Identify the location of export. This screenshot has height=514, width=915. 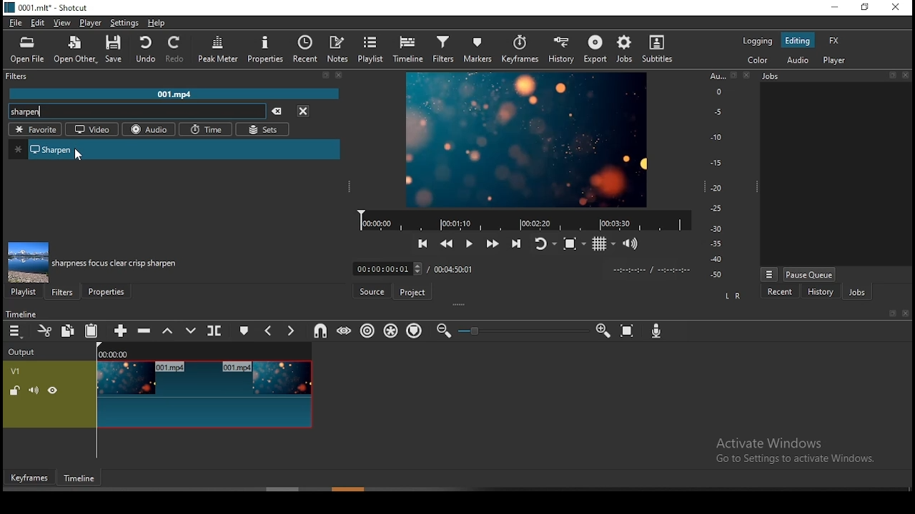
(595, 49).